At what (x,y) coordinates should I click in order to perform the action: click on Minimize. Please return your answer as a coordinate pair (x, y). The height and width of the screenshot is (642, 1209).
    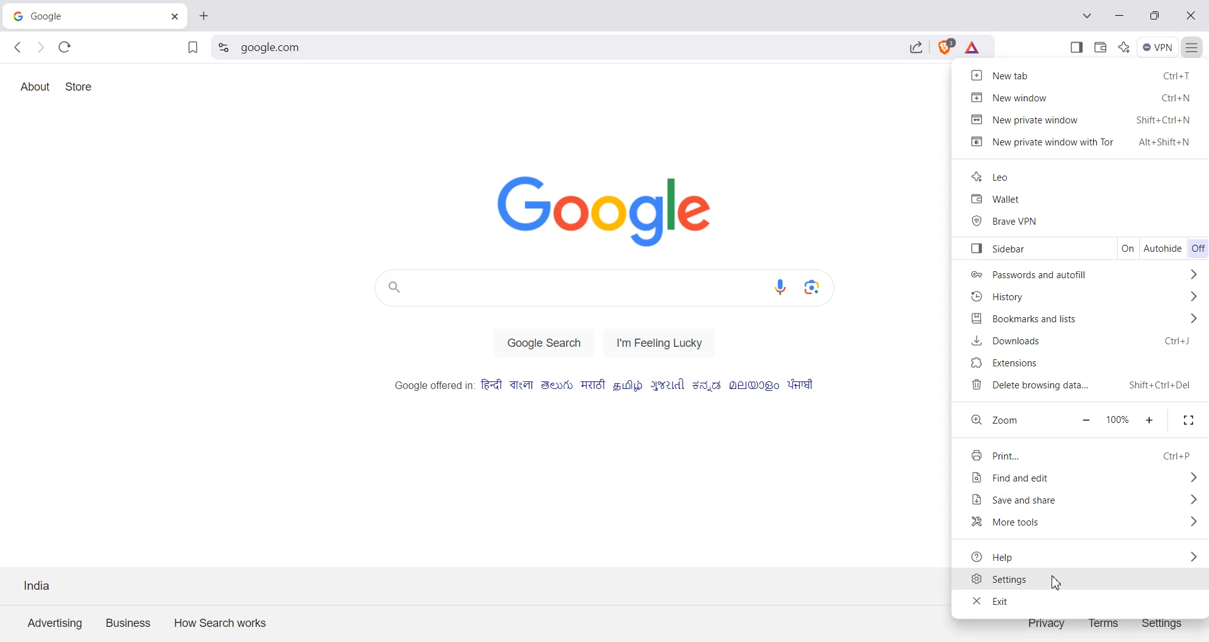
    Looking at the image, I should click on (1086, 420).